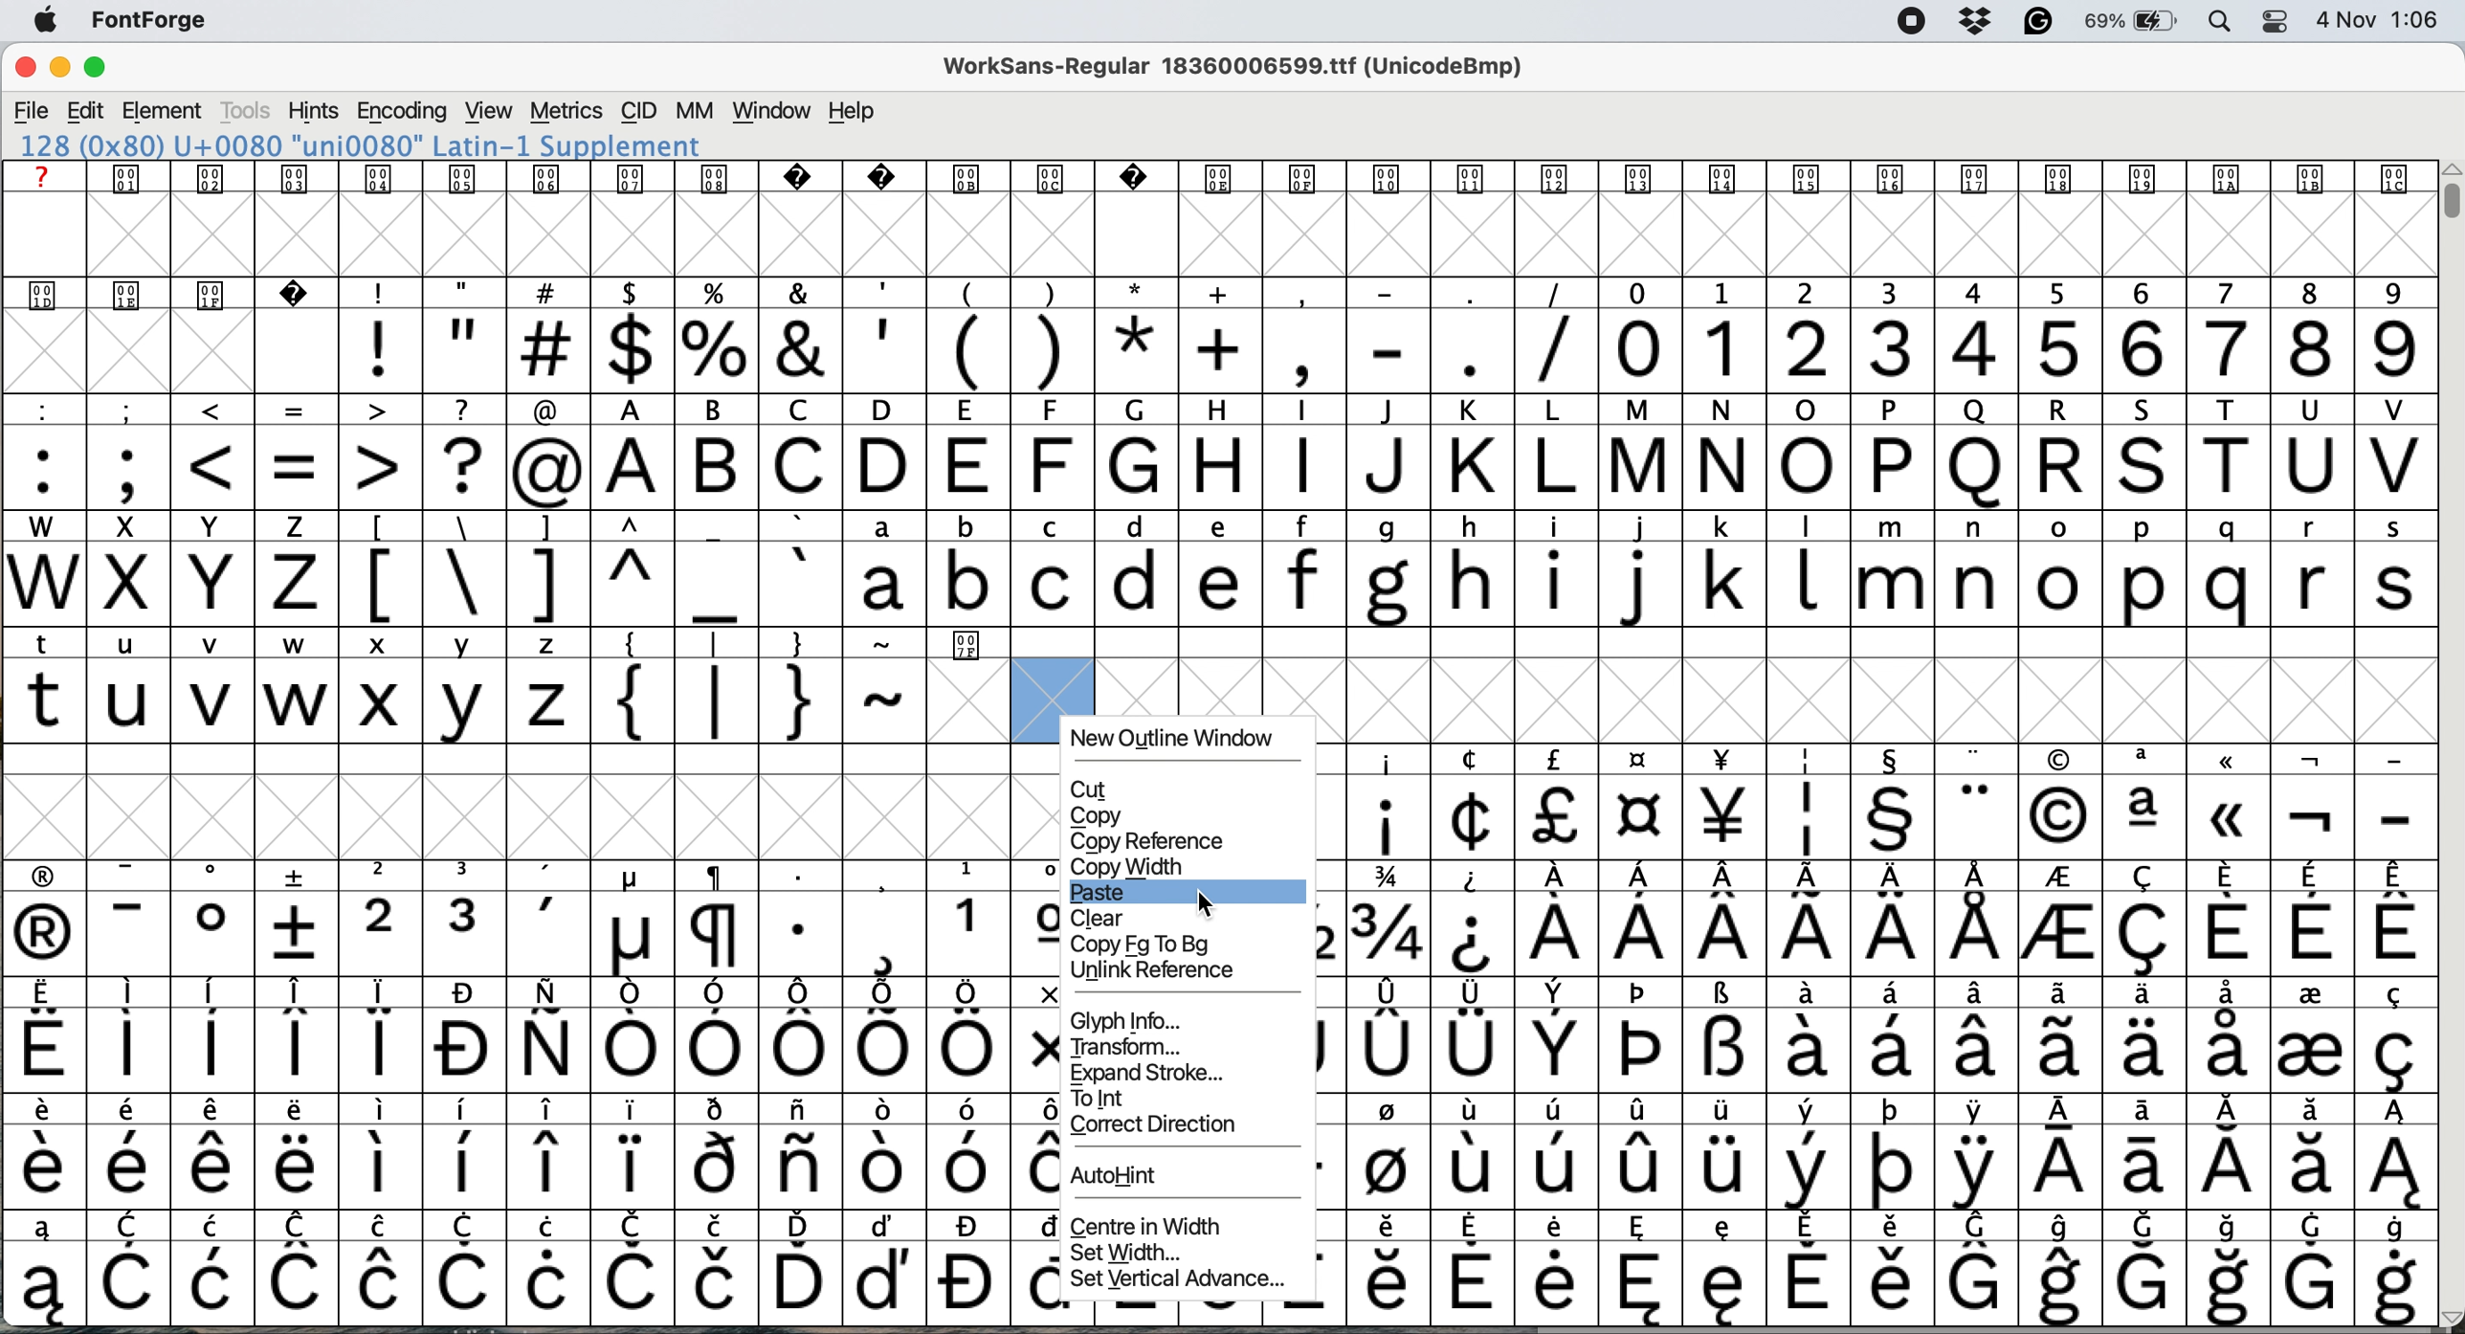  What do you see at coordinates (2015, 347) in the screenshot?
I see `numbers` at bounding box center [2015, 347].